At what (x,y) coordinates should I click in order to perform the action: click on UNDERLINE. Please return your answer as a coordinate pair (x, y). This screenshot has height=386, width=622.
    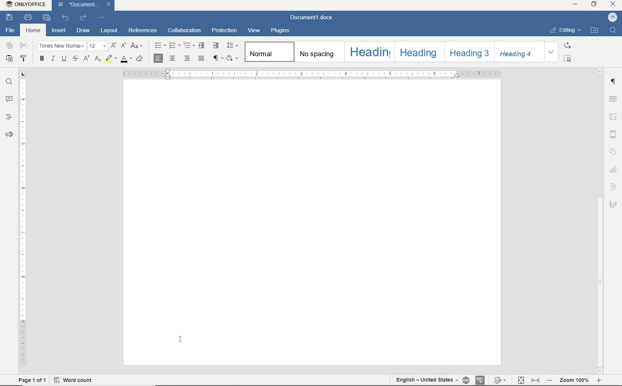
    Looking at the image, I should click on (63, 59).